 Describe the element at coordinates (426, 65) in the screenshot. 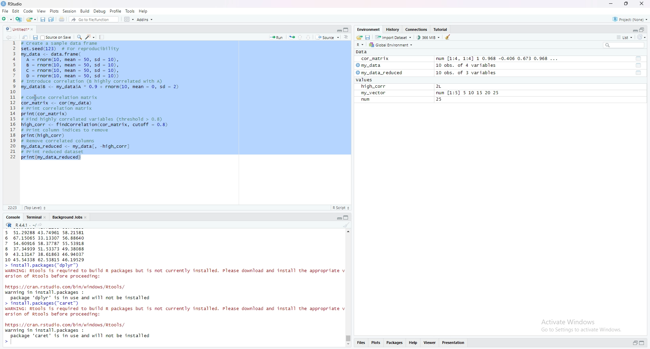

I see `my_data 10 obs. of 4 variables` at that location.